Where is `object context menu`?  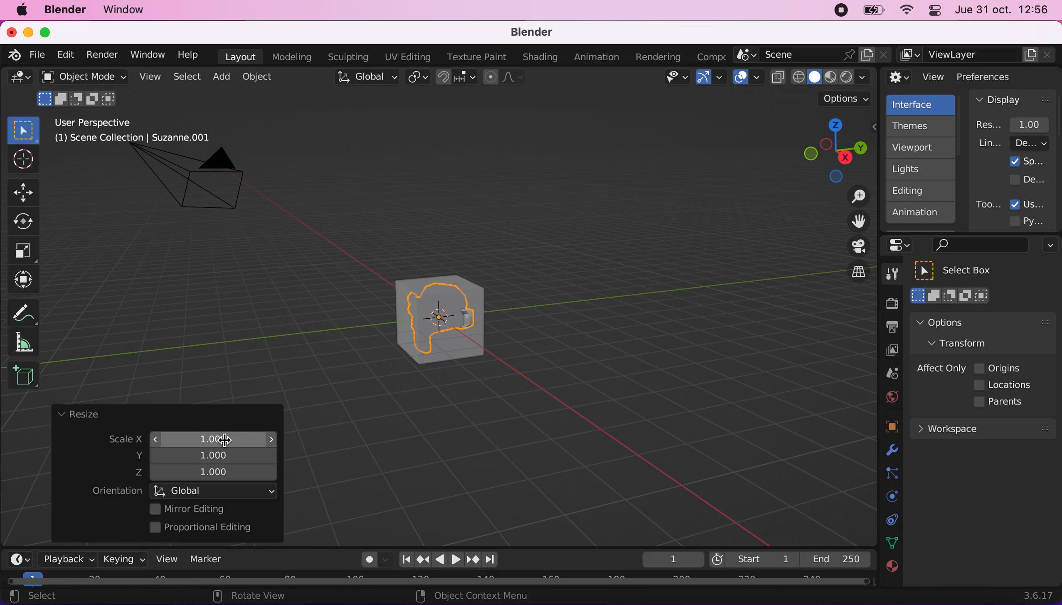
object context menu is located at coordinates (475, 595).